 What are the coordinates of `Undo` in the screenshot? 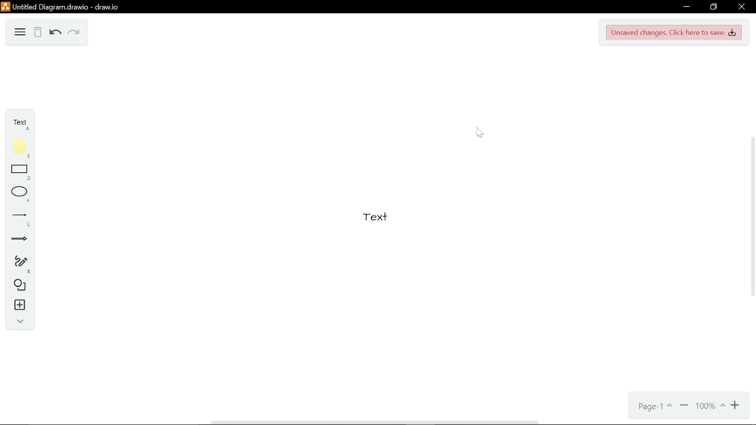 It's located at (55, 33).